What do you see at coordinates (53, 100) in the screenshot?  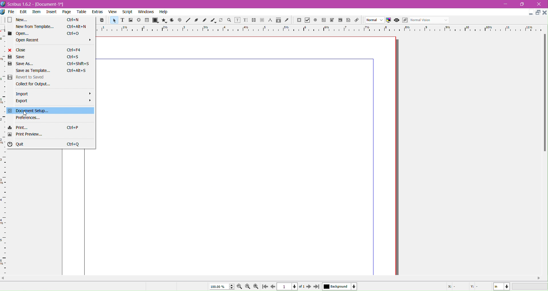 I see `export` at bounding box center [53, 100].